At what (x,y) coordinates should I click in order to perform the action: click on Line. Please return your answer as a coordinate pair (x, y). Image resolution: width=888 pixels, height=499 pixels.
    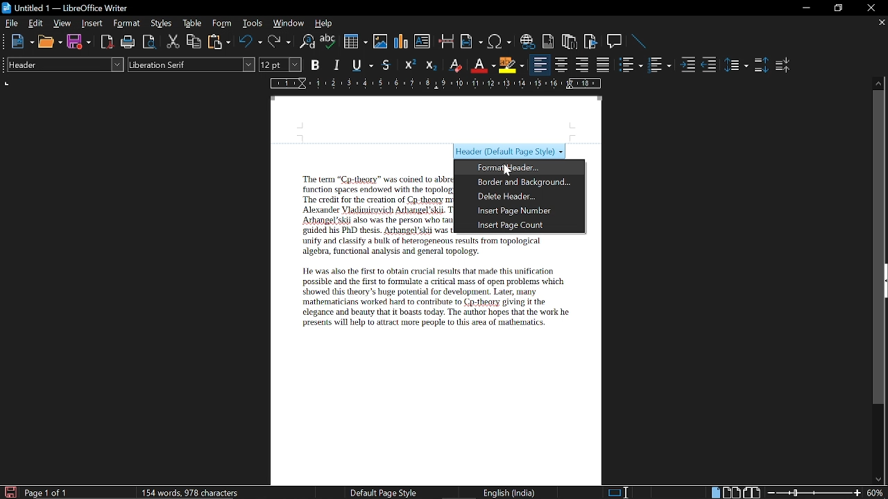
    Looking at the image, I should click on (640, 42).